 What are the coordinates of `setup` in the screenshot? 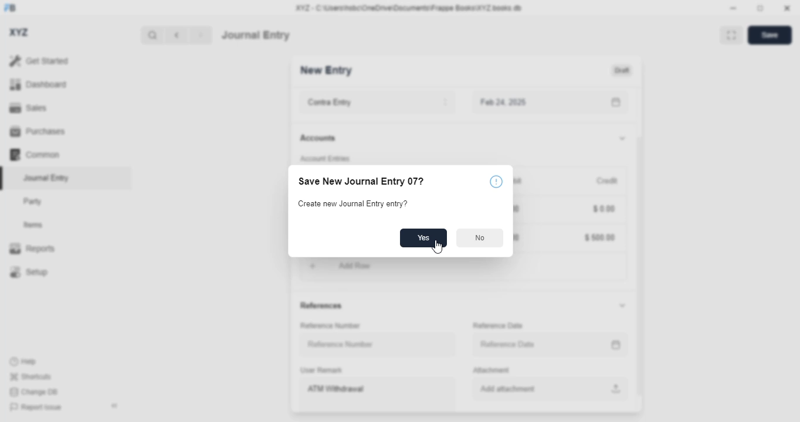 It's located at (29, 271).